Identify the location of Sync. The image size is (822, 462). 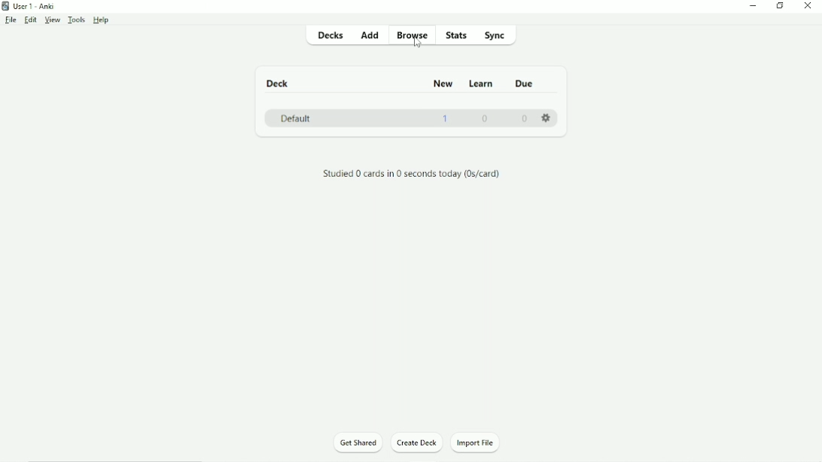
(499, 35).